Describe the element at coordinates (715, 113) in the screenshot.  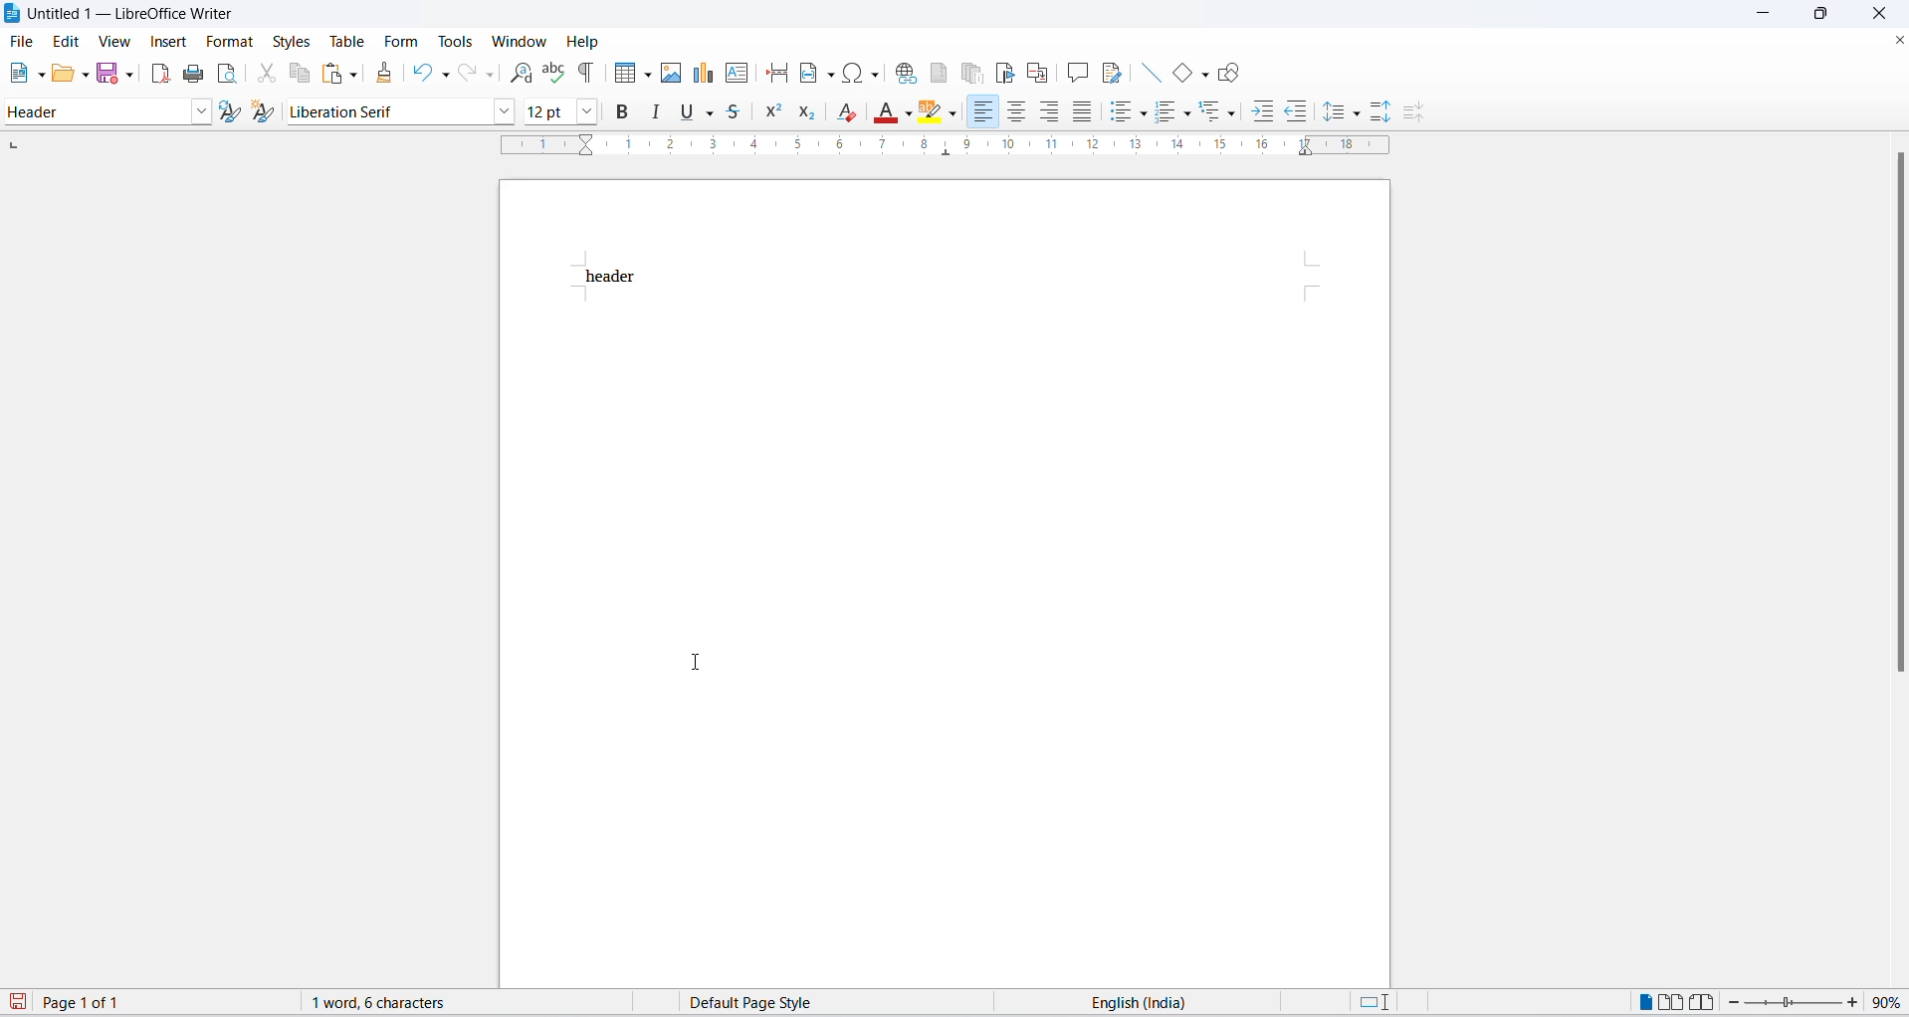
I see `underline options` at that location.